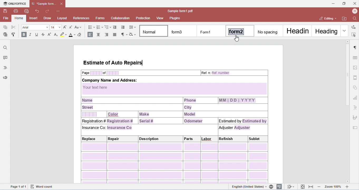  Describe the element at coordinates (91, 27) in the screenshot. I see `bulleted style` at that location.